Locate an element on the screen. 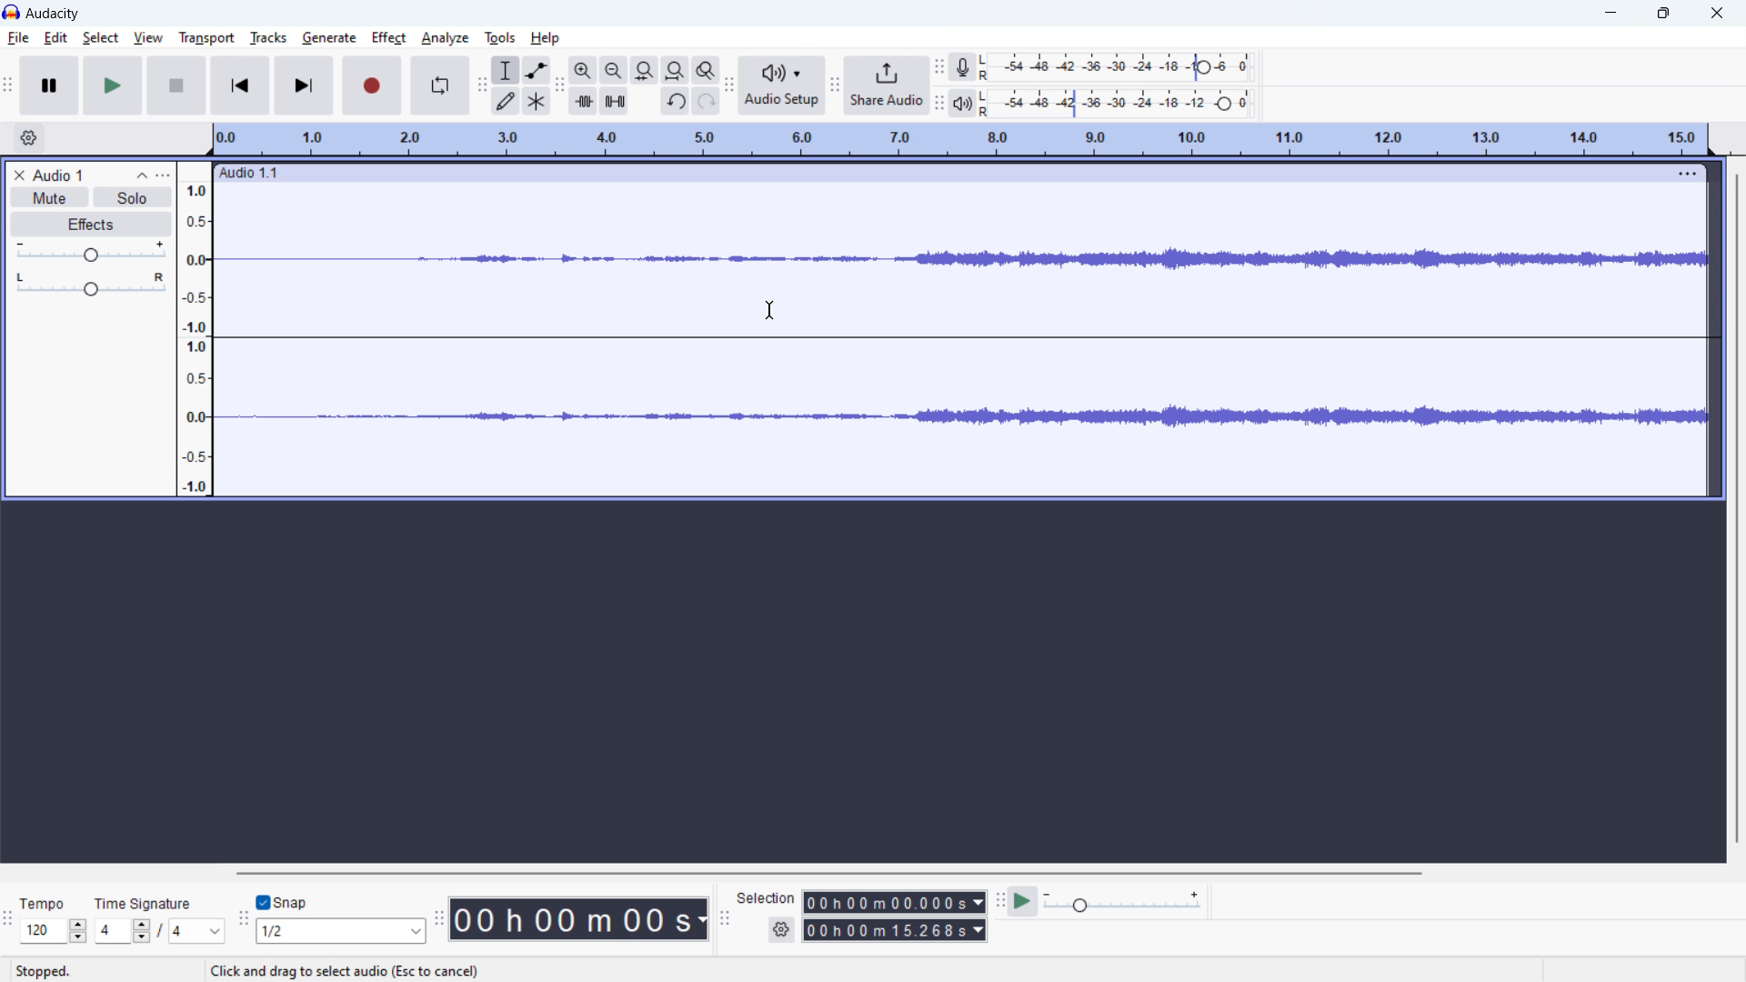 The image size is (1746, 982). Selection is located at coordinates (766, 896).